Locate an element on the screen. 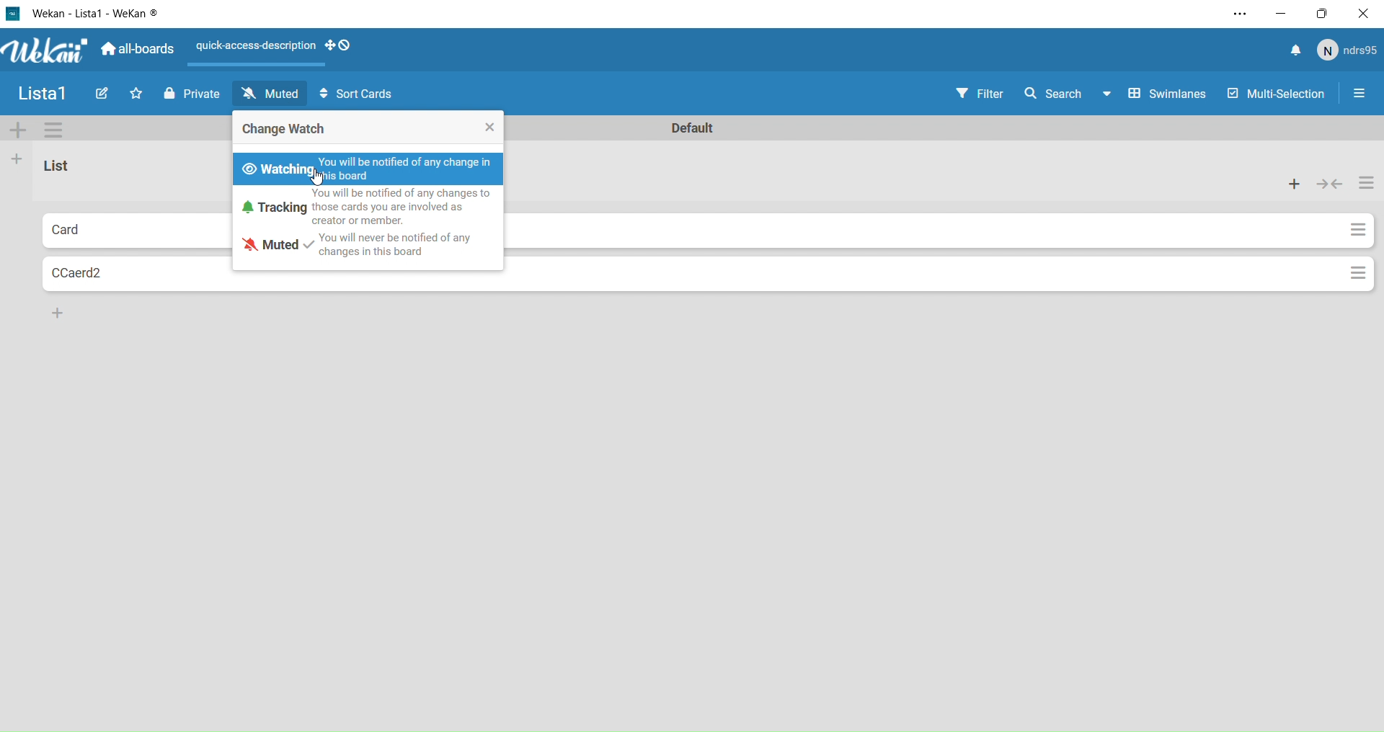  Card is located at coordinates (128, 228).